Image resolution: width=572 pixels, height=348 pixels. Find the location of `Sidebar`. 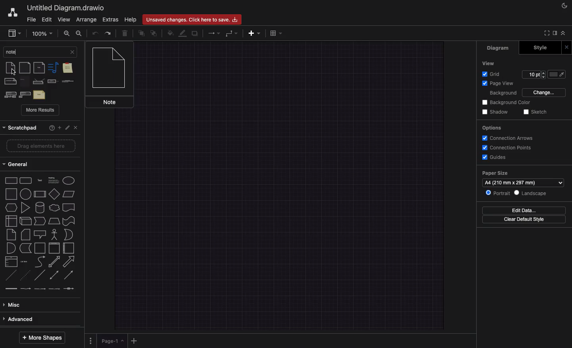

Sidebar is located at coordinates (556, 34).